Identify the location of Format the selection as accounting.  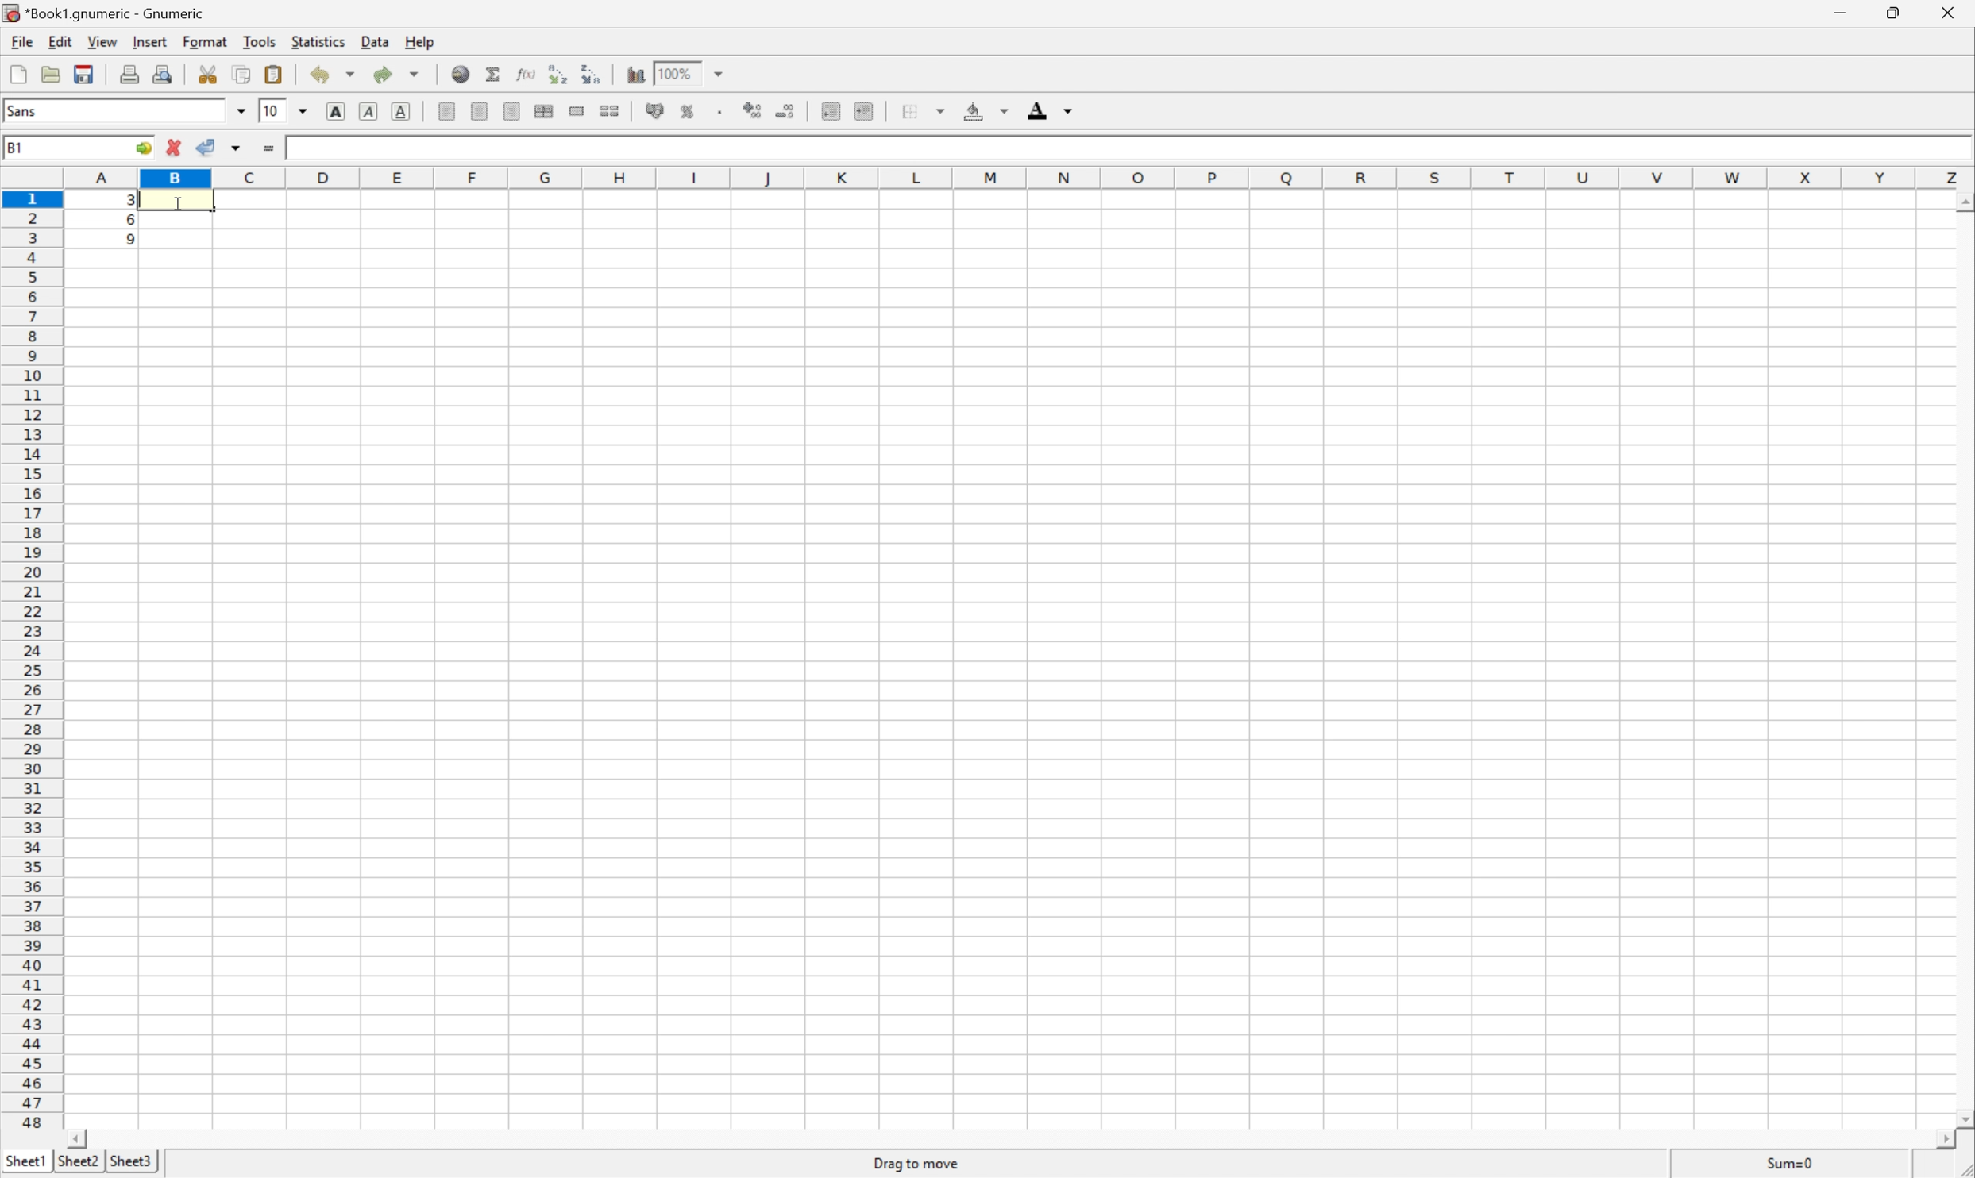
(654, 109).